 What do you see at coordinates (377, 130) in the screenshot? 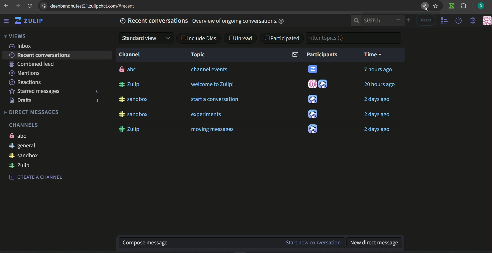
I see `2 days ago` at bounding box center [377, 130].